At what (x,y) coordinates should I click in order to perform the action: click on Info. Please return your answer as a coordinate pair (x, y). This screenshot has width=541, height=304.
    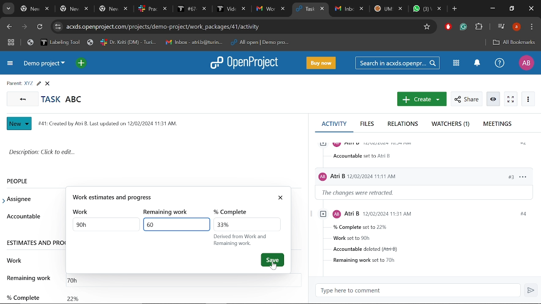
    Looking at the image, I should click on (494, 99).